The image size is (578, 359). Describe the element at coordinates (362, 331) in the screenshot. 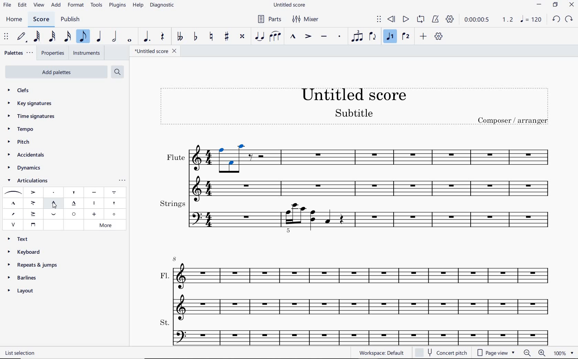

I see `st.` at that location.